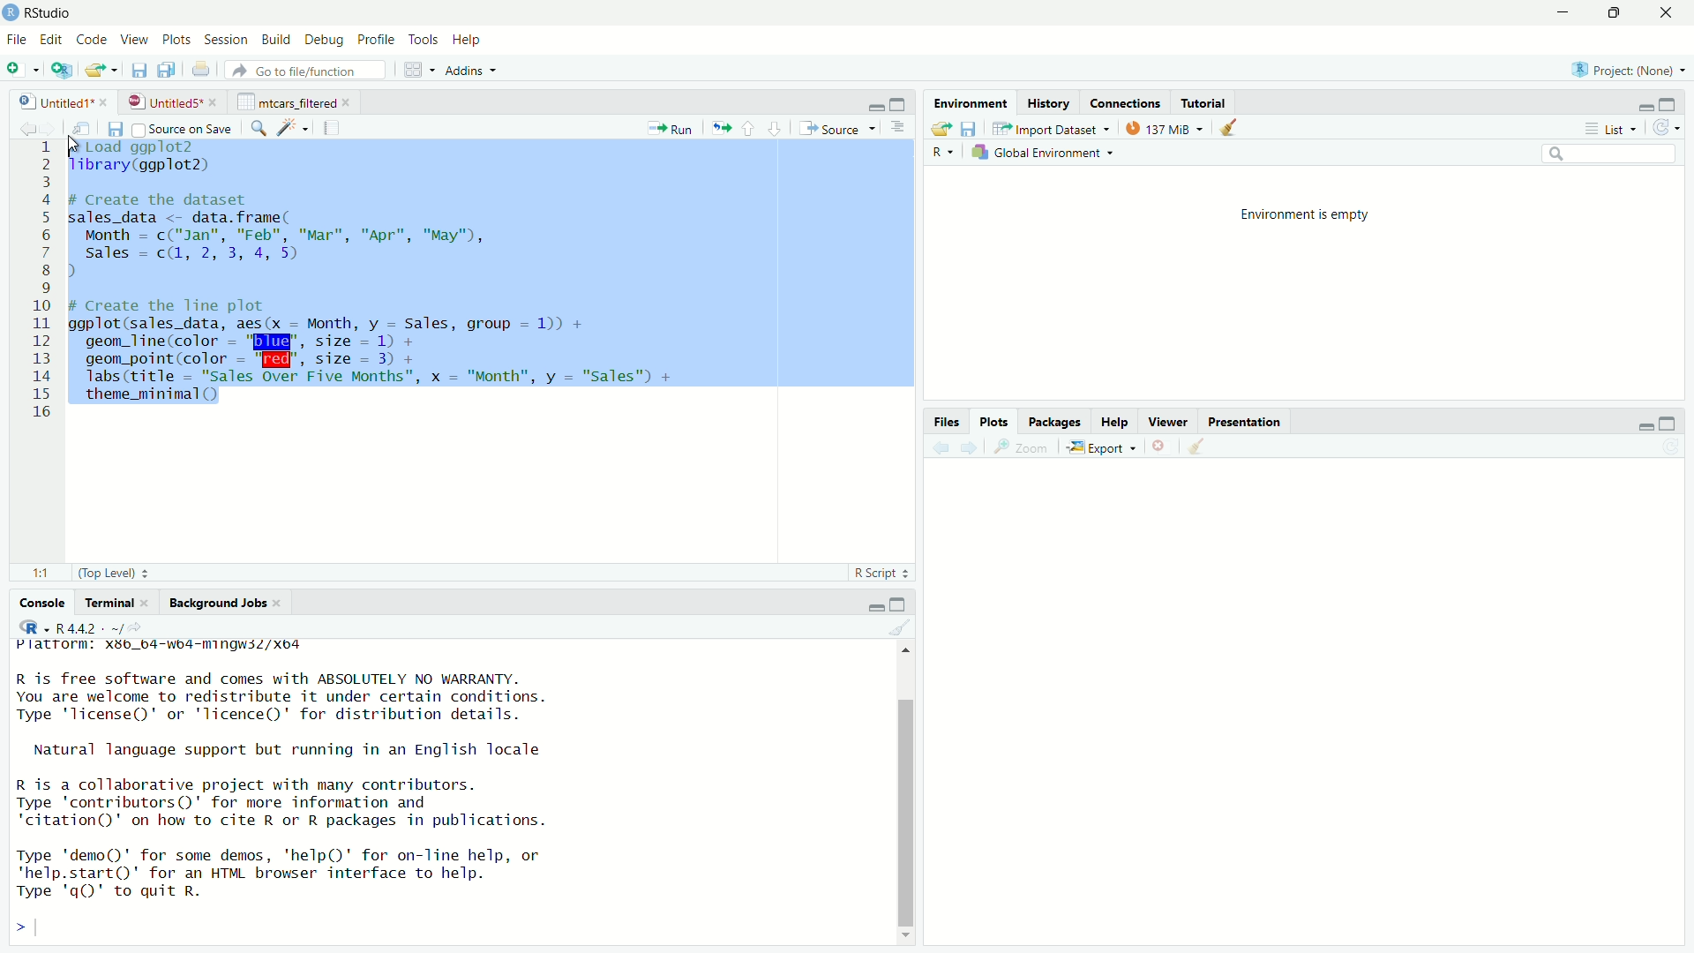 The image size is (1694, 953). What do you see at coordinates (1204, 103) in the screenshot?
I see `Tutorial` at bounding box center [1204, 103].